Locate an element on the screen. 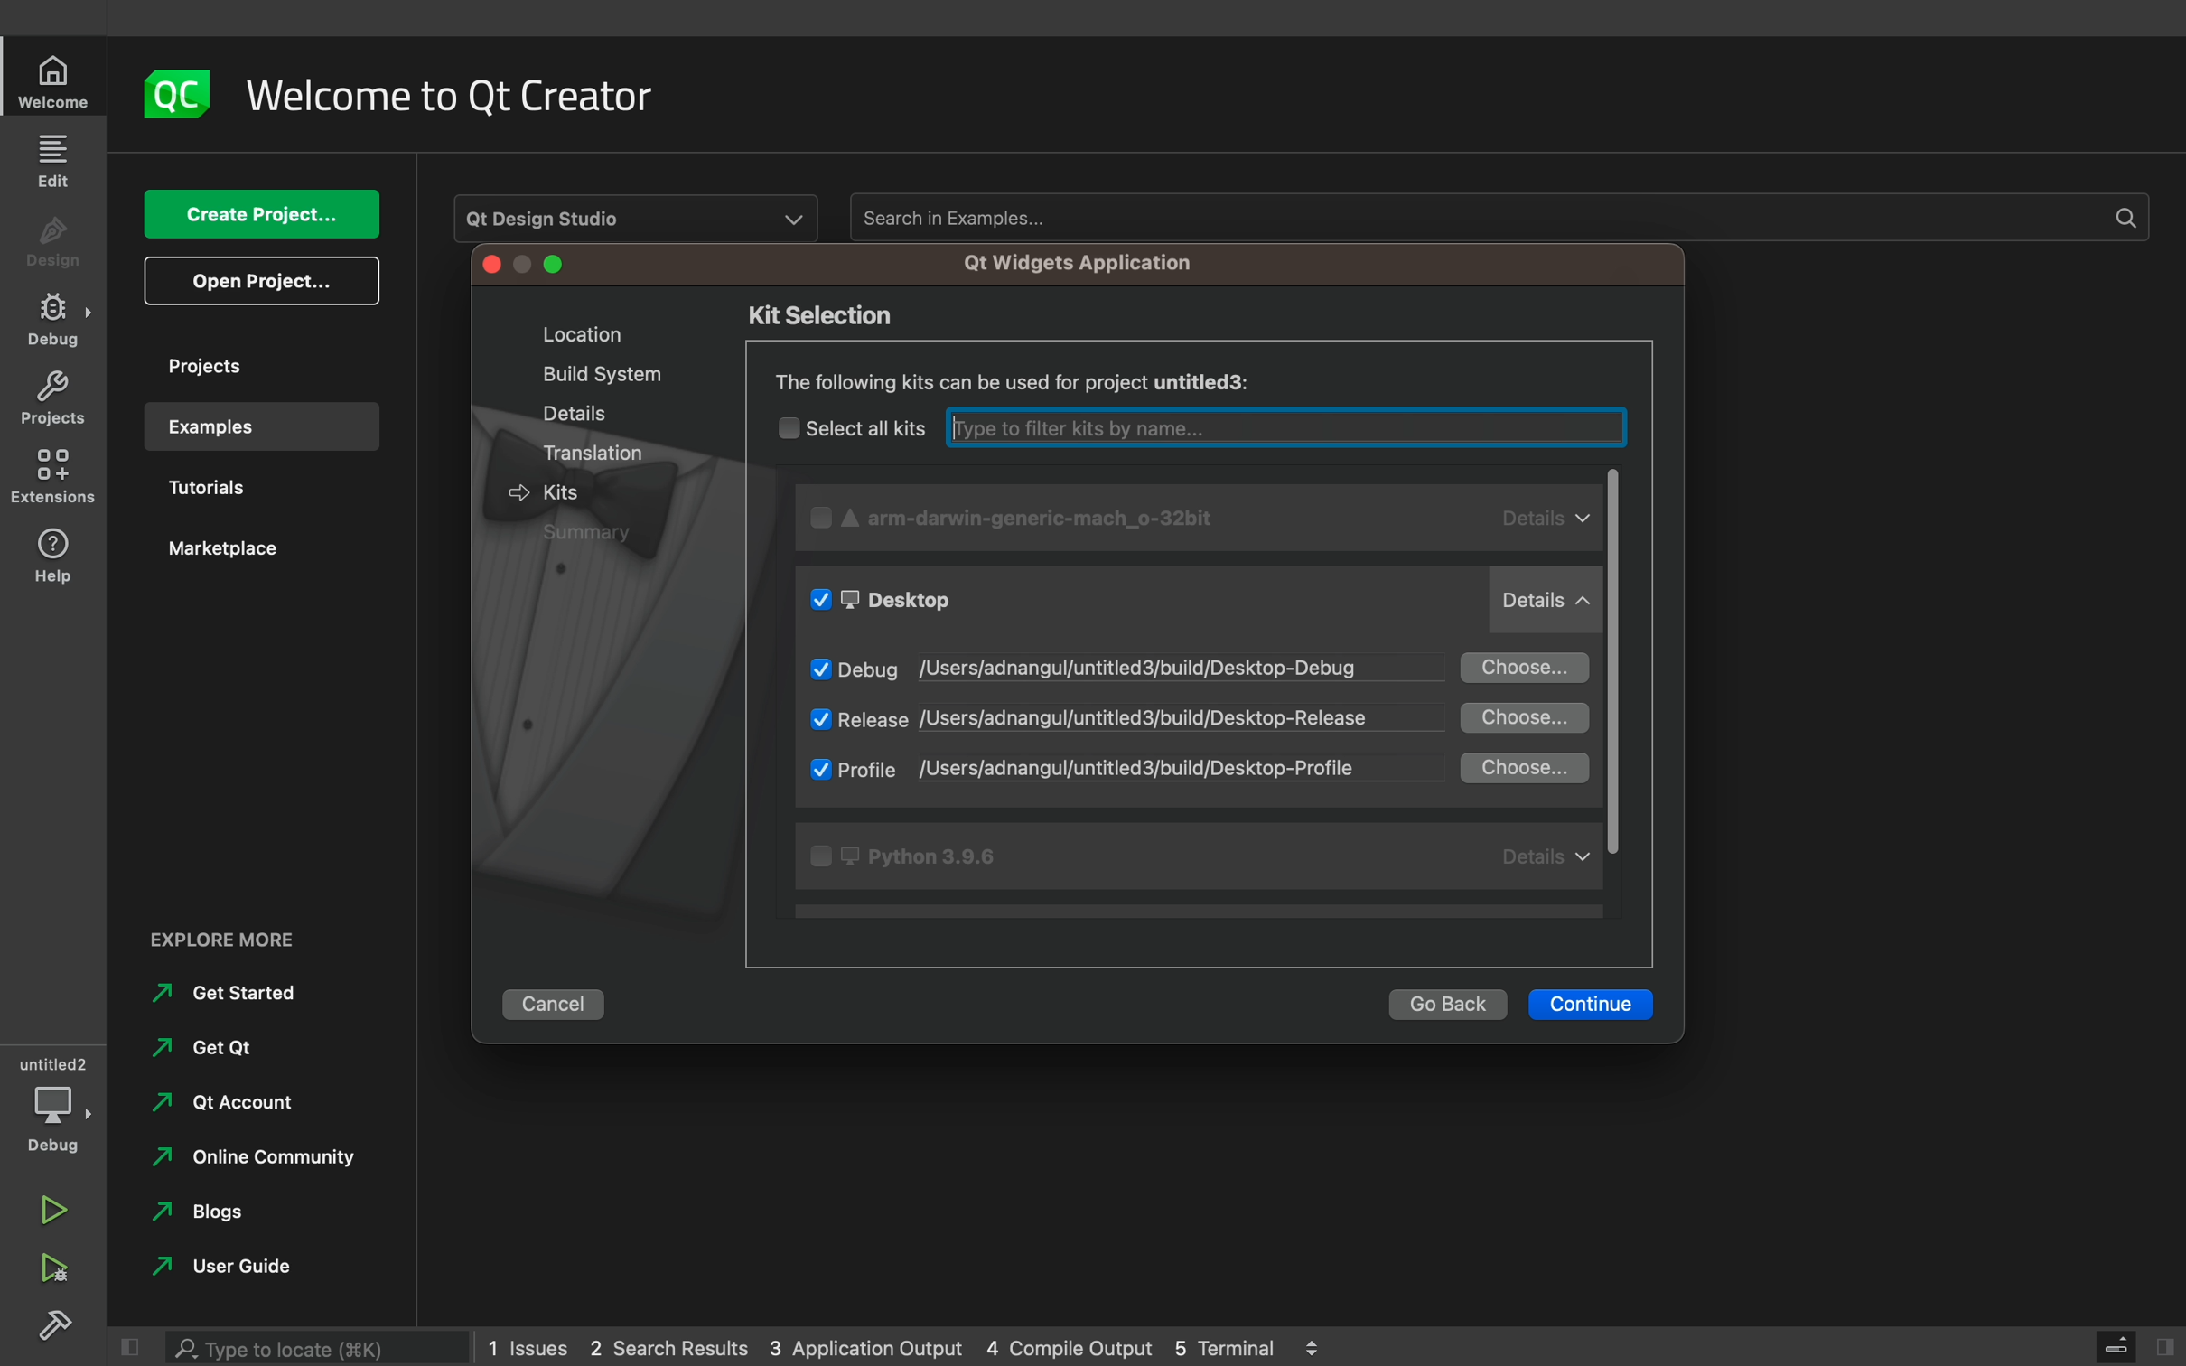 The width and height of the screenshot is (2186, 1366). 1 issues is located at coordinates (528, 1343).